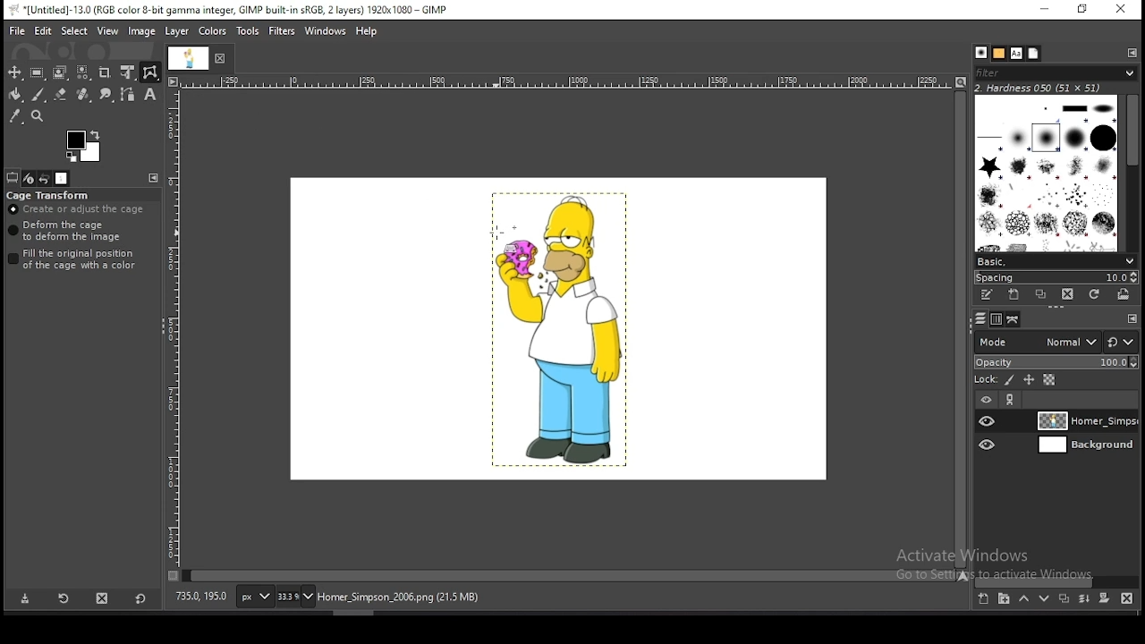 This screenshot has height=644, width=1145. Describe the element at coordinates (74, 30) in the screenshot. I see `select` at that location.